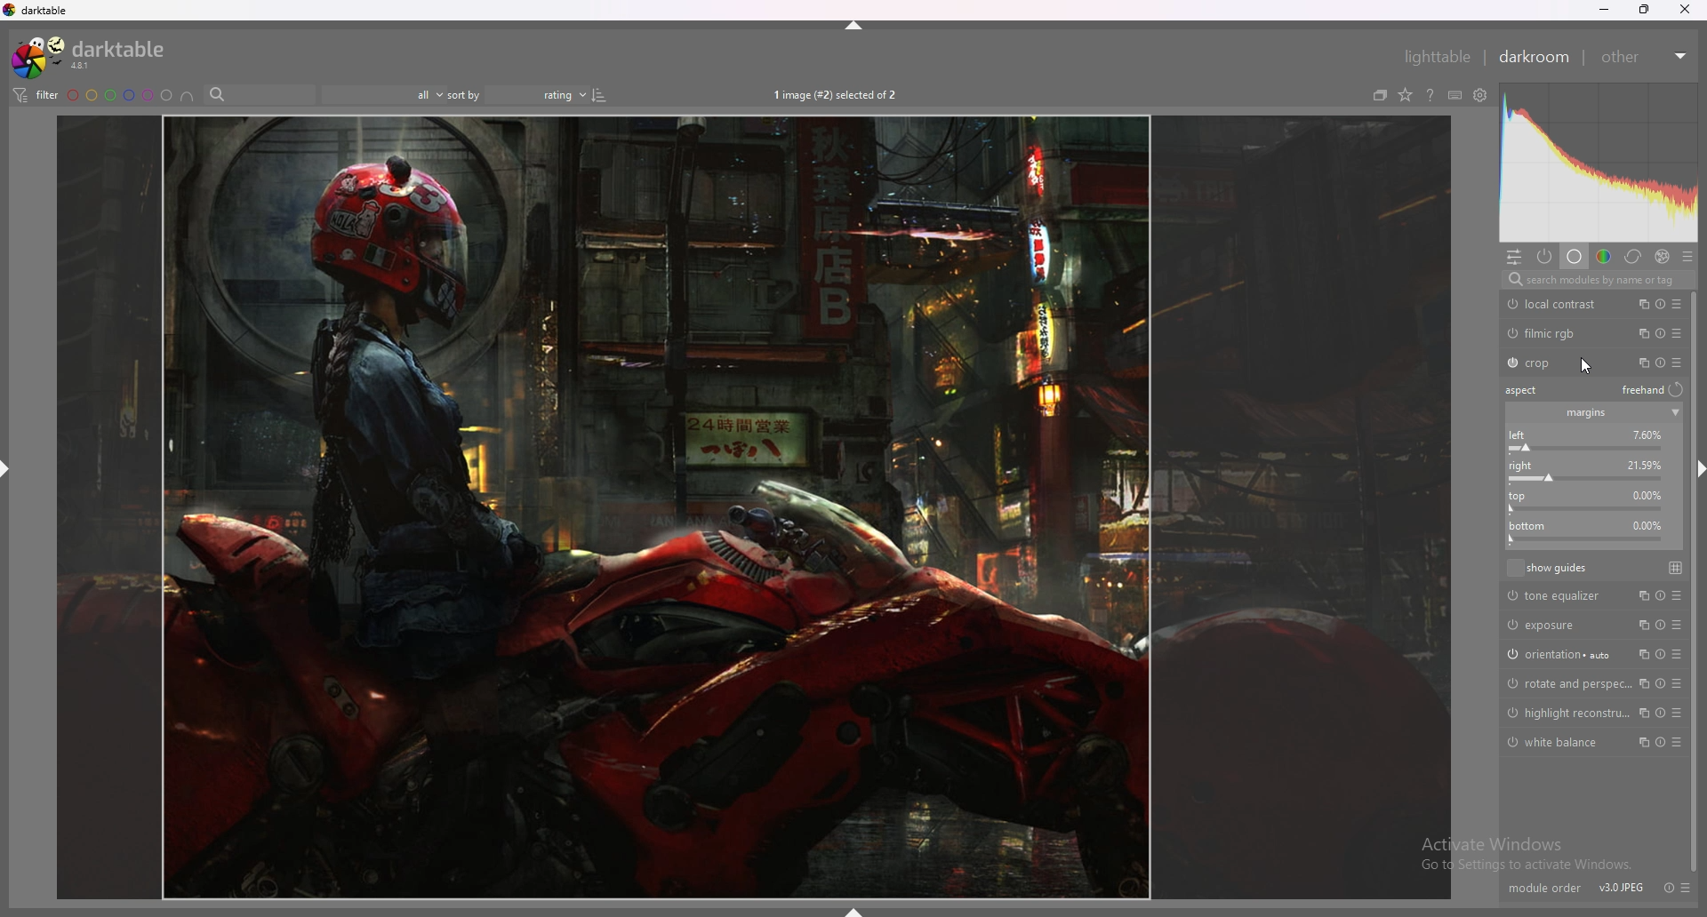  Describe the element at coordinates (1681, 684) in the screenshot. I see `presets` at that location.